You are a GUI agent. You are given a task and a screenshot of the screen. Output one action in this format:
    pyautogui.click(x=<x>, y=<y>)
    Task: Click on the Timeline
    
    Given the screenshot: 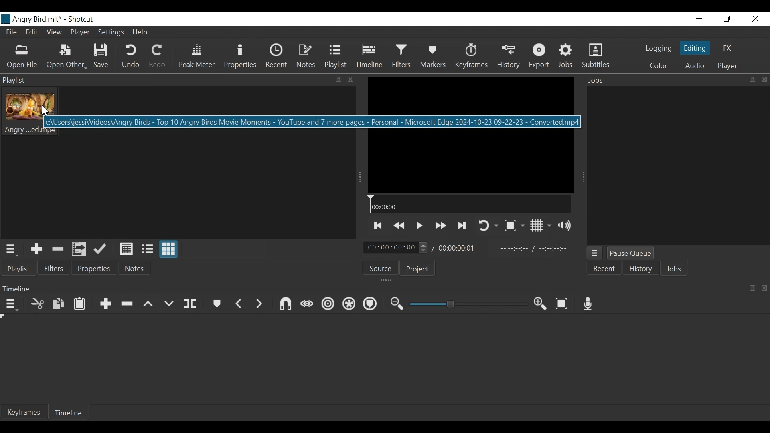 What is the action you would take?
    pyautogui.click(x=470, y=204)
    